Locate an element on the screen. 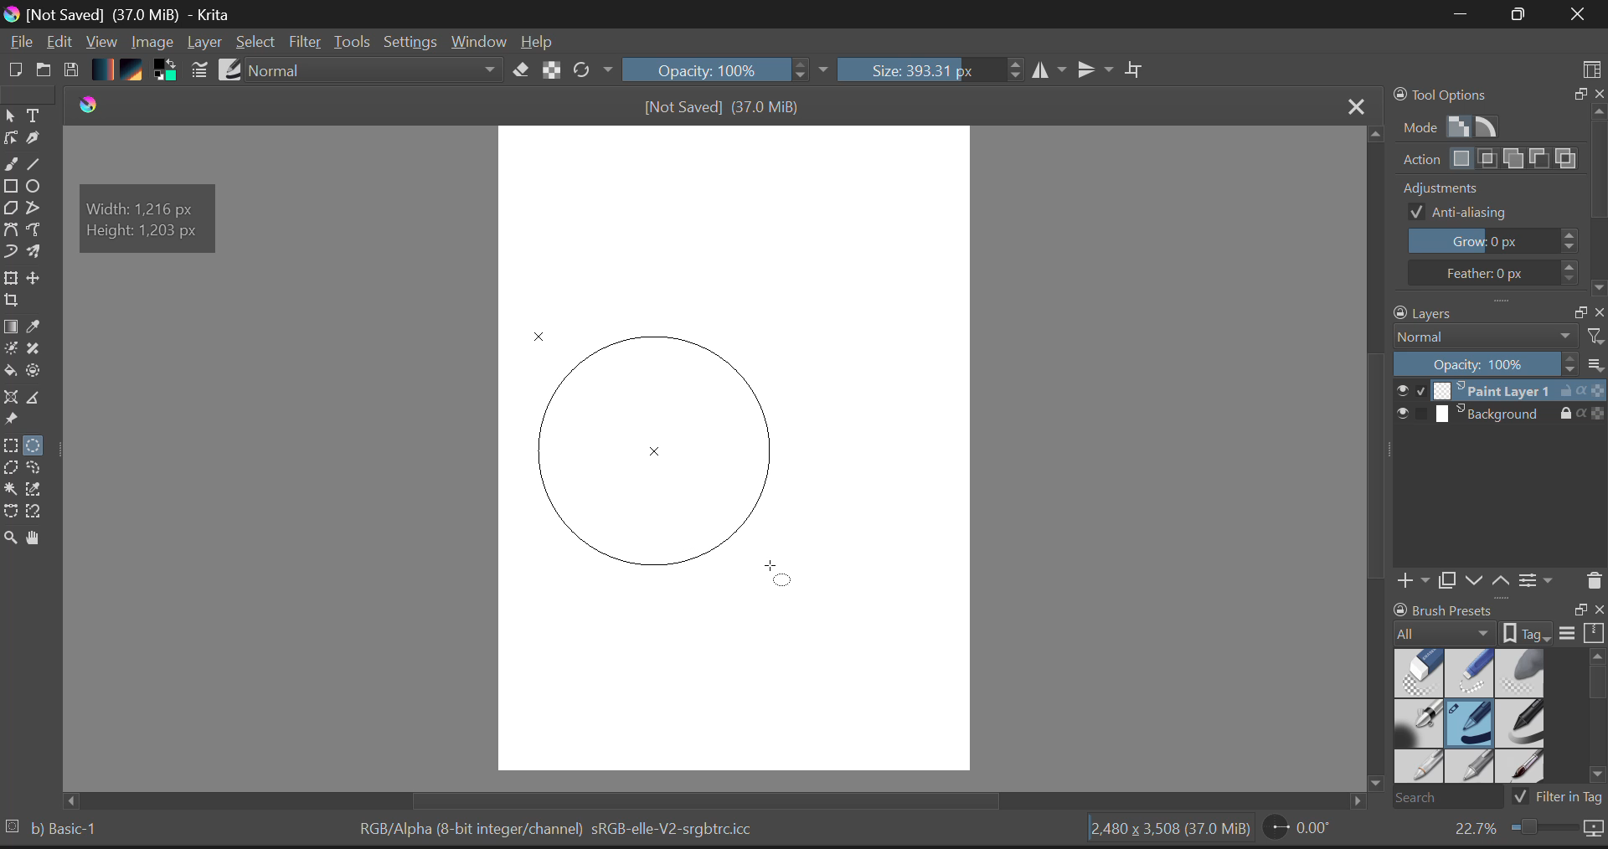 Image resolution: width=1608 pixels, height=849 pixels. MOUSE_UP Cursor Position is located at coordinates (781, 574).